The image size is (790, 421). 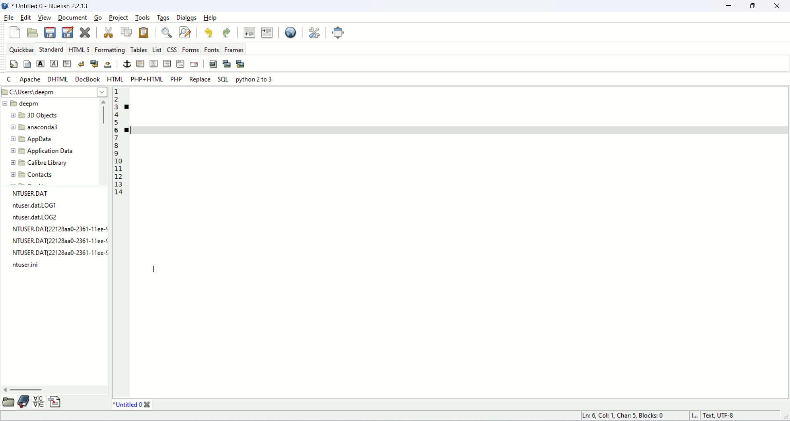 I want to click on line number, so click(x=117, y=141).